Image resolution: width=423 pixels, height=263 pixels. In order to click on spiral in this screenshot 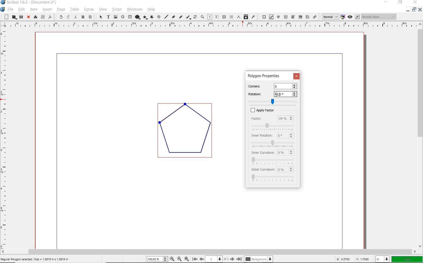, I will do `click(159, 16)`.